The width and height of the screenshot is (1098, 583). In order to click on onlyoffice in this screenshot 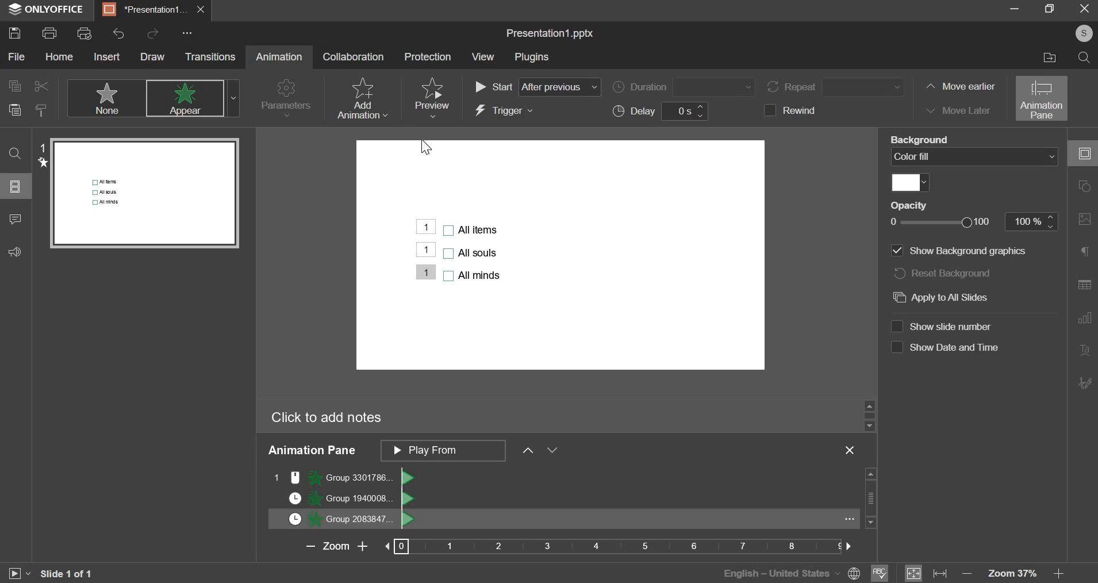, I will do `click(47, 10)`.